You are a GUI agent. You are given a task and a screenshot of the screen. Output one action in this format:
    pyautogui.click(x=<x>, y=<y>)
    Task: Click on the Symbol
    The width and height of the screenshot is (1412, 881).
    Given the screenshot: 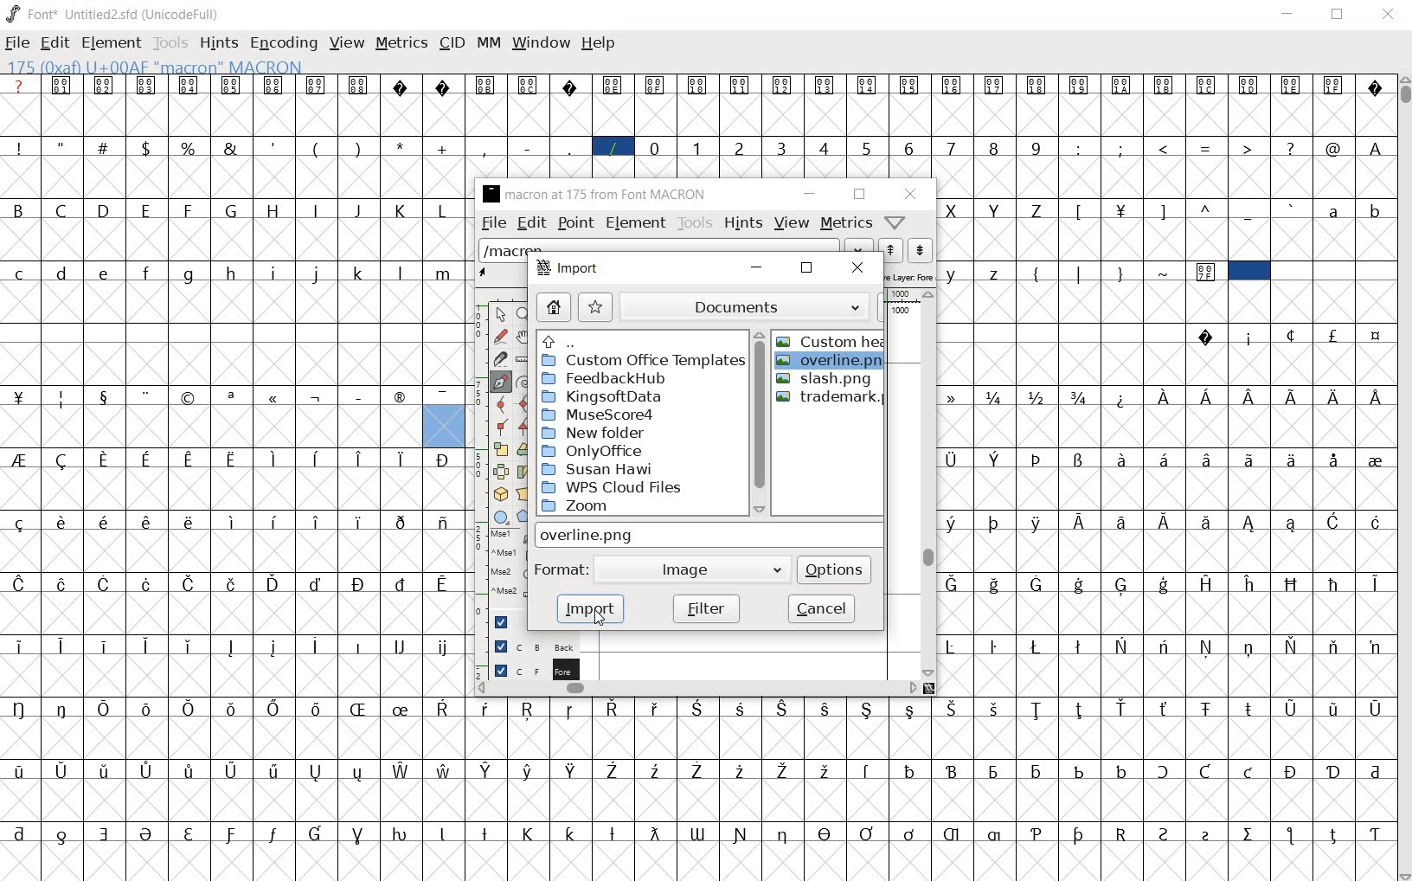 What is the action you would take?
    pyautogui.click(x=827, y=833)
    